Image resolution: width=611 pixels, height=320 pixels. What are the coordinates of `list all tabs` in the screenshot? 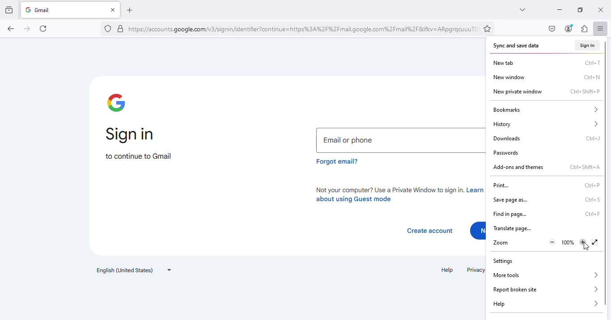 It's located at (523, 10).